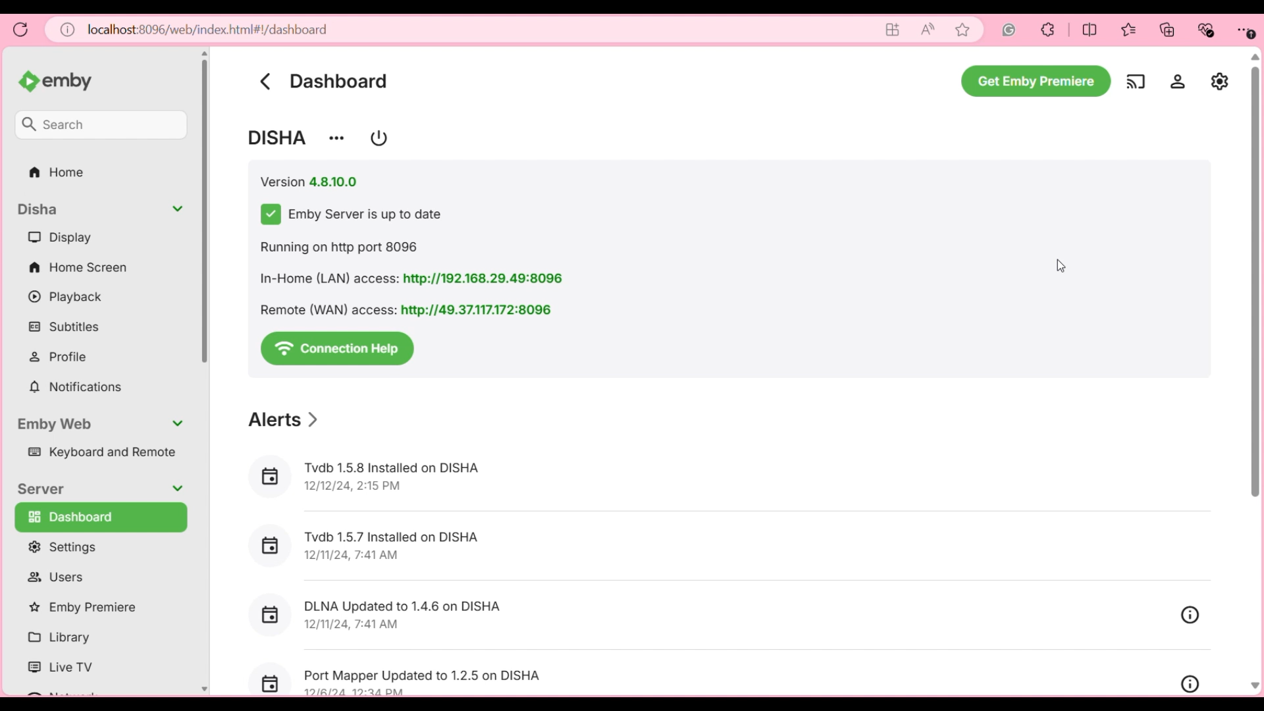 The width and height of the screenshot is (1264, 711). What do you see at coordinates (97, 297) in the screenshot?
I see `Playback` at bounding box center [97, 297].